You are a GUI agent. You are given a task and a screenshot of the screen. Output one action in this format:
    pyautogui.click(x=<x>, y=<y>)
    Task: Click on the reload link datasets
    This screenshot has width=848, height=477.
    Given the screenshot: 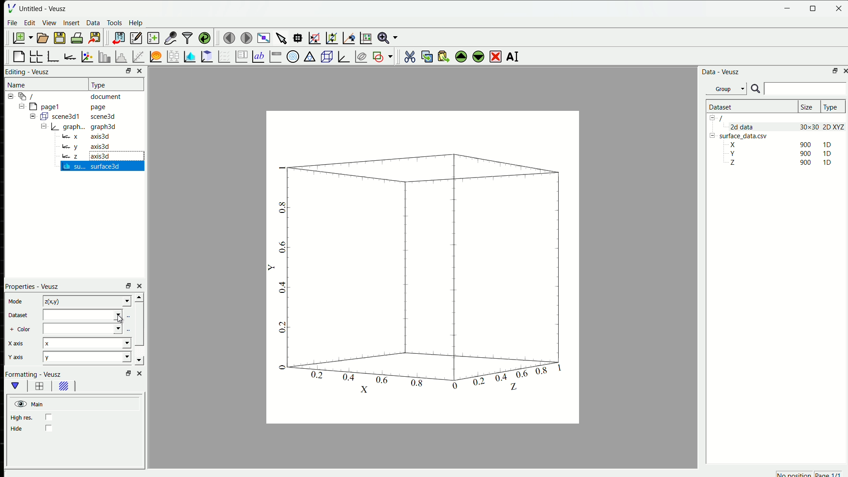 What is the action you would take?
    pyautogui.click(x=205, y=38)
    